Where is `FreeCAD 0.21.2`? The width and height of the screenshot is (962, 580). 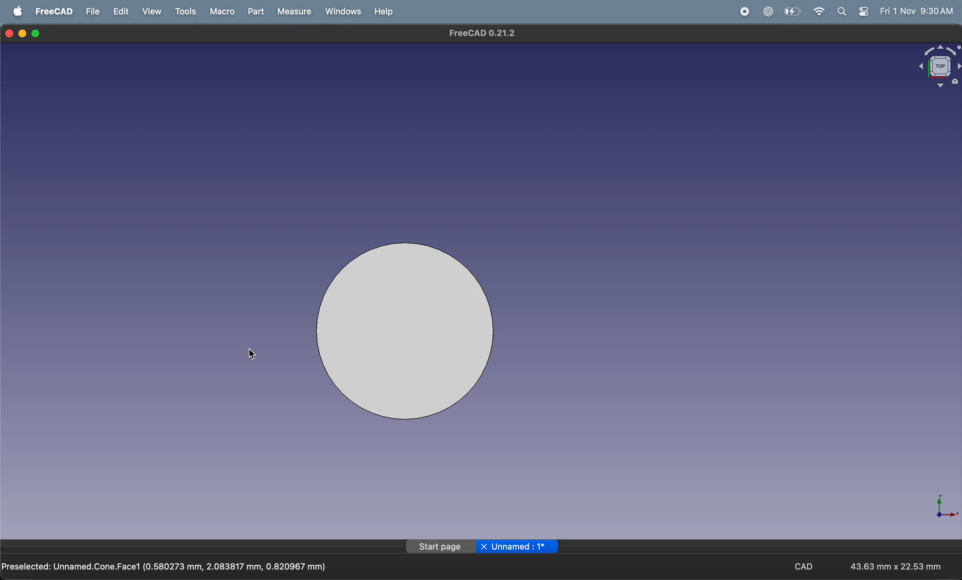 FreeCAD 0.21.2 is located at coordinates (480, 33).